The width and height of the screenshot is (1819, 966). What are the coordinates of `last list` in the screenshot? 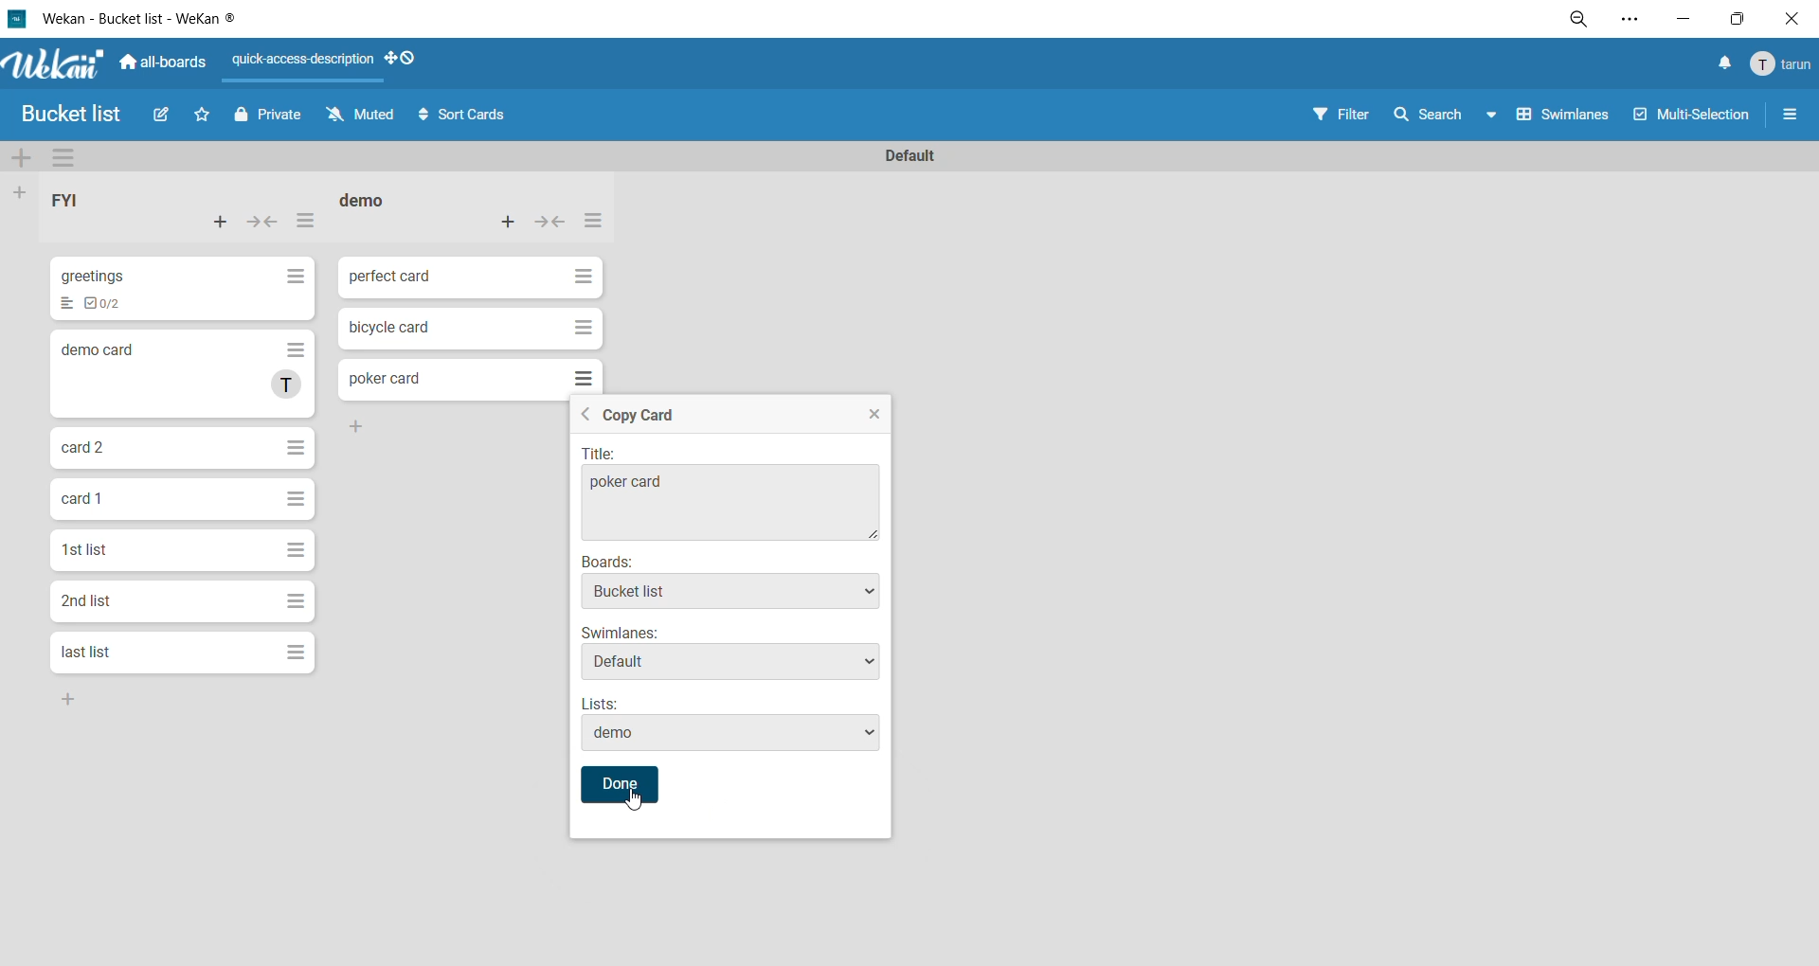 It's located at (82, 653).